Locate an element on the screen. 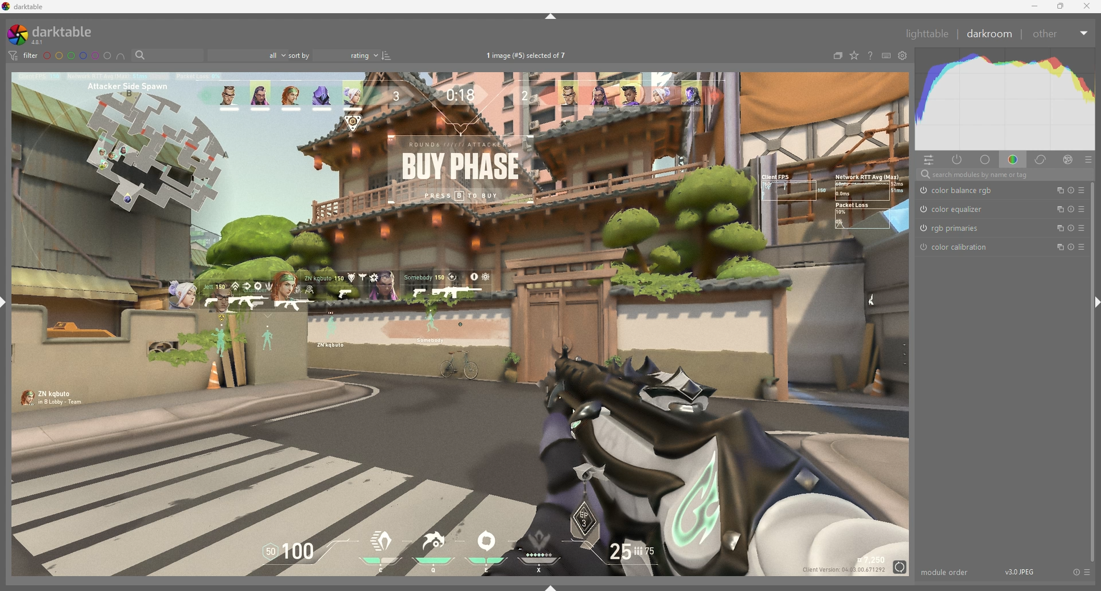 The height and width of the screenshot is (591, 1101). sort by is located at coordinates (333, 55).